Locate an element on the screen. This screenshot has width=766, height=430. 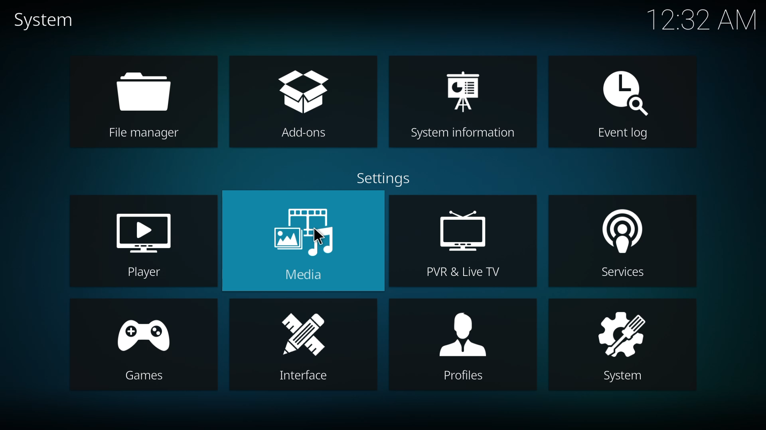
services is located at coordinates (622, 244).